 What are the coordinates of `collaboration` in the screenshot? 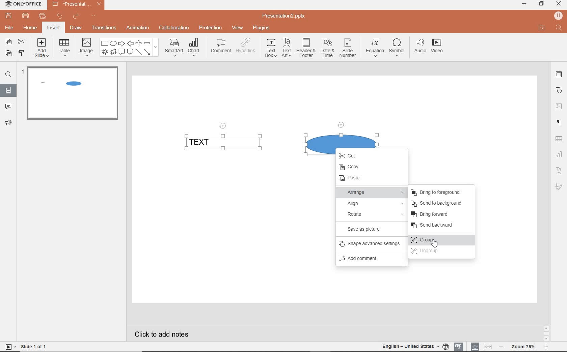 It's located at (173, 28).